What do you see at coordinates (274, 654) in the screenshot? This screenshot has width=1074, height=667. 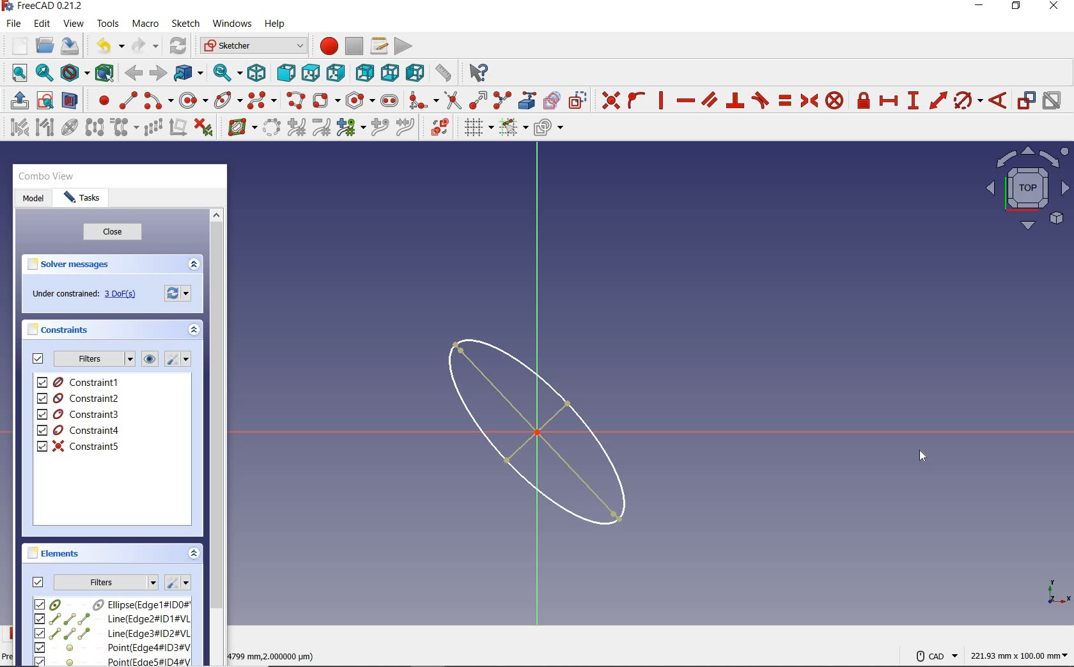 I see `cursor coordinates` at bounding box center [274, 654].